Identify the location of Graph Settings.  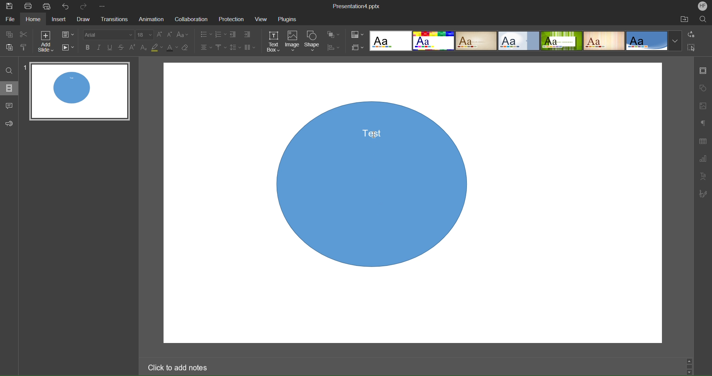
(703, 159).